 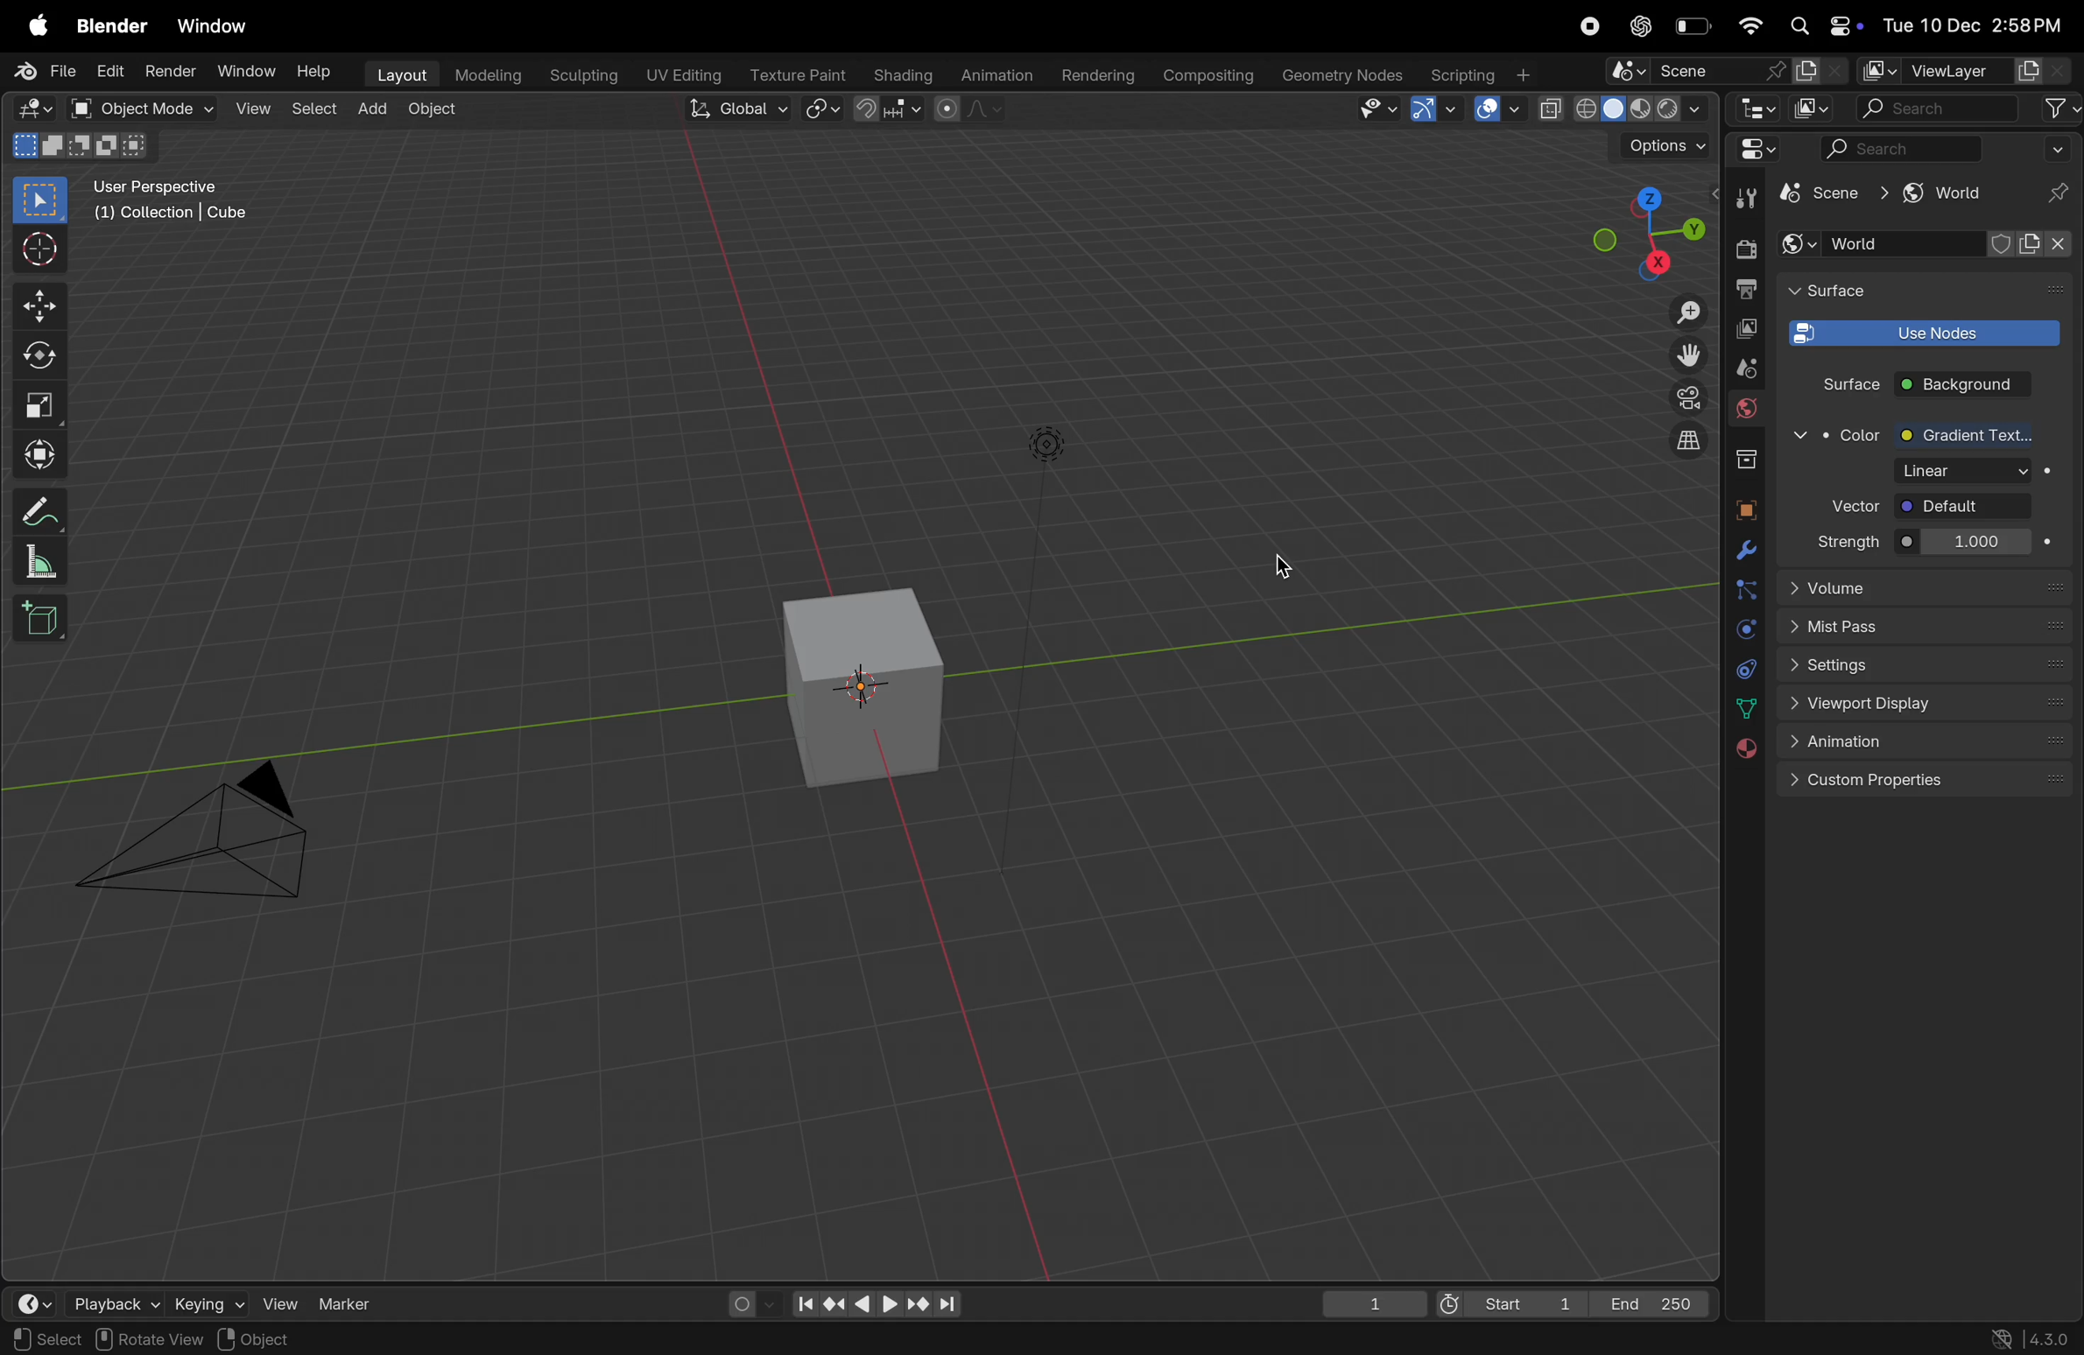 What do you see at coordinates (1840, 434) in the screenshot?
I see `color` at bounding box center [1840, 434].